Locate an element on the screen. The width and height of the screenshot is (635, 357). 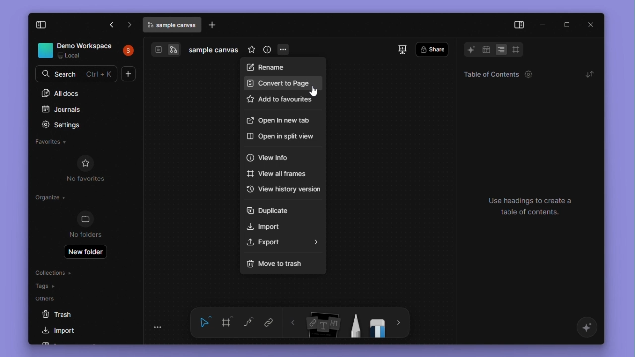
All dogs is located at coordinates (61, 93).